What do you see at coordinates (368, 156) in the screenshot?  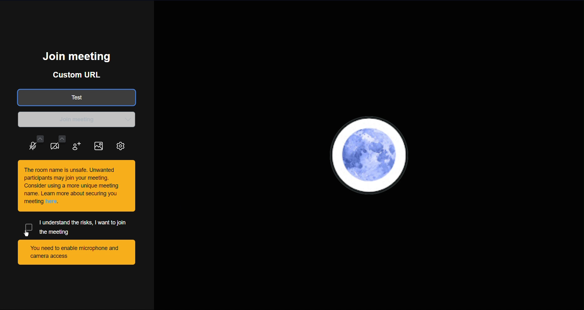 I see `User PFP` at bounding box center [368, 156].